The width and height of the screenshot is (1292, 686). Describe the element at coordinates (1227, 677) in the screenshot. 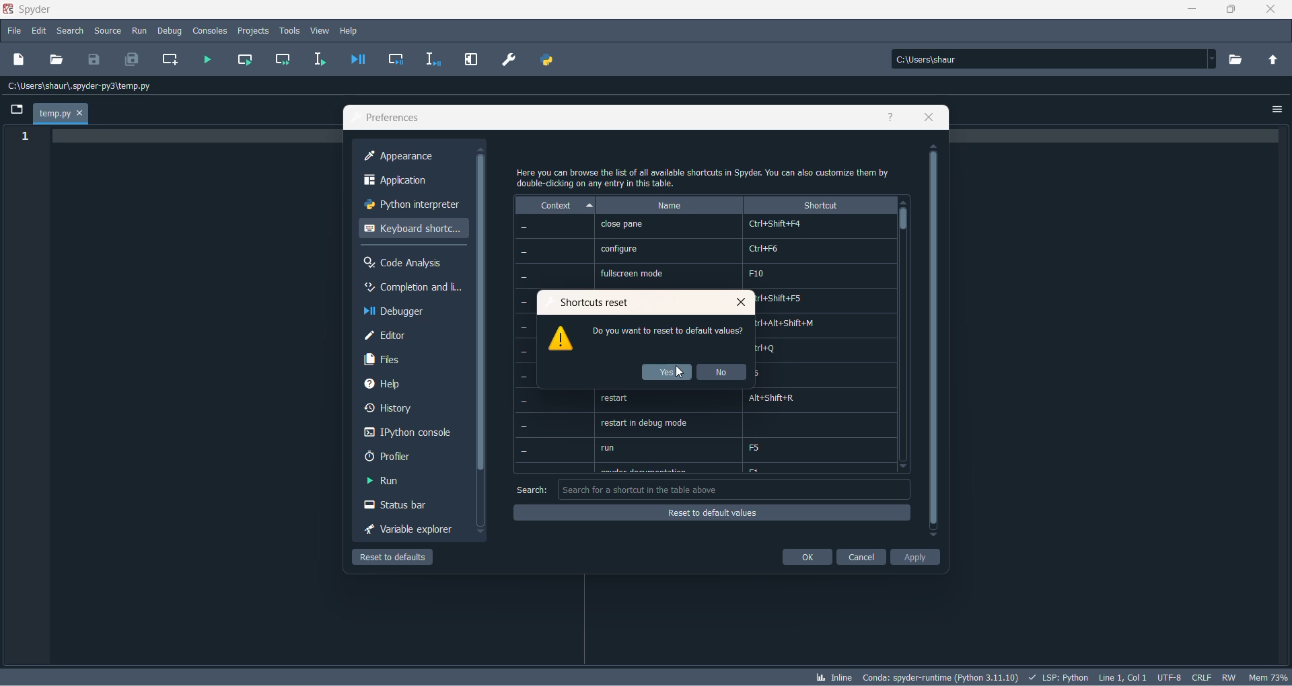

I see `file control` at that location.